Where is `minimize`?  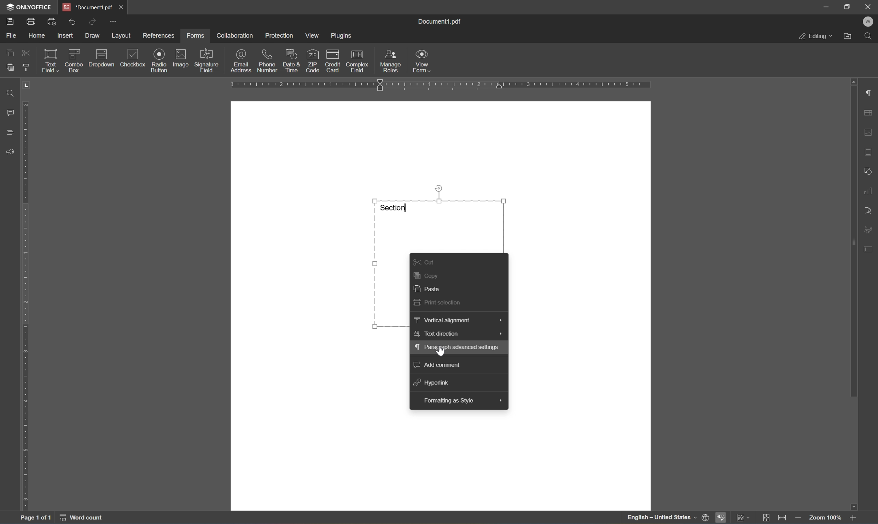
minimize is located at coordinates (826, 6).